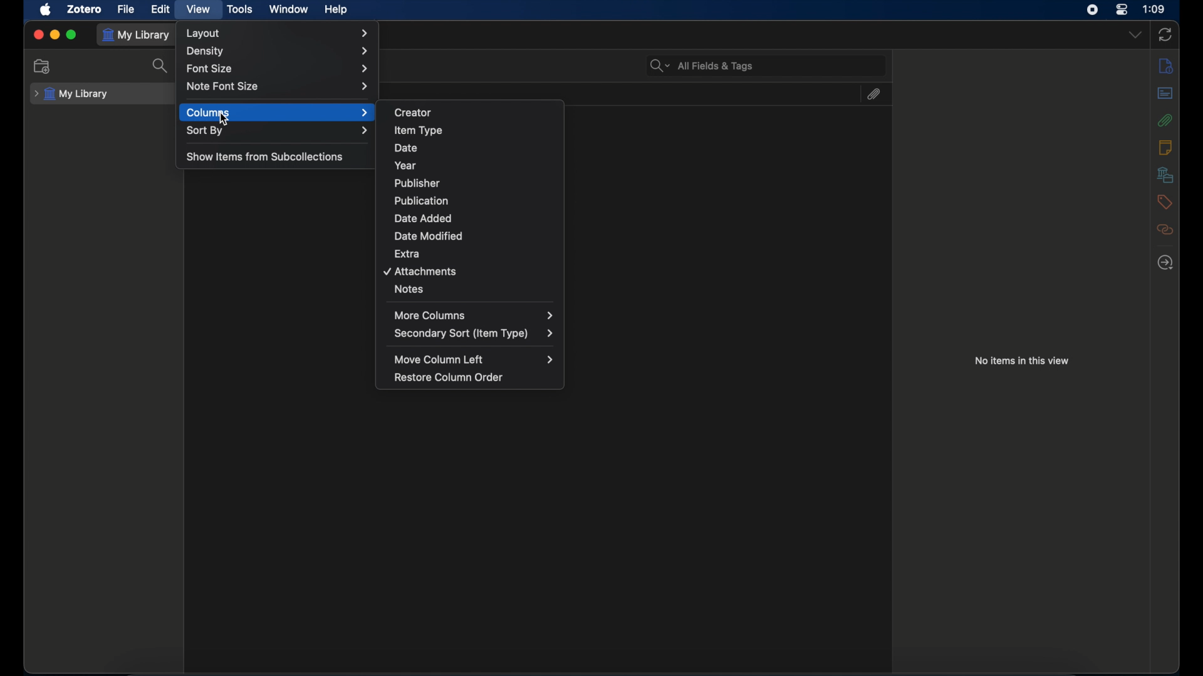 The width and height of the screenshot is (1203, 676). I want to click on note font size, so click(279, 86).